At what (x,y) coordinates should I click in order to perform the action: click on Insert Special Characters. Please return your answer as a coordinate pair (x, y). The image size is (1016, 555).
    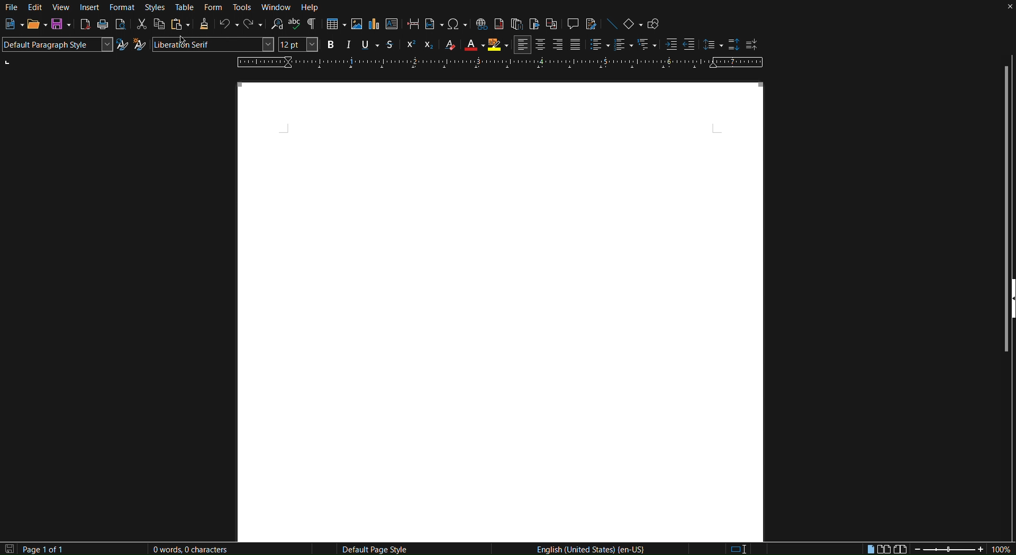
    Looking at the image, I should click on (456, 25).